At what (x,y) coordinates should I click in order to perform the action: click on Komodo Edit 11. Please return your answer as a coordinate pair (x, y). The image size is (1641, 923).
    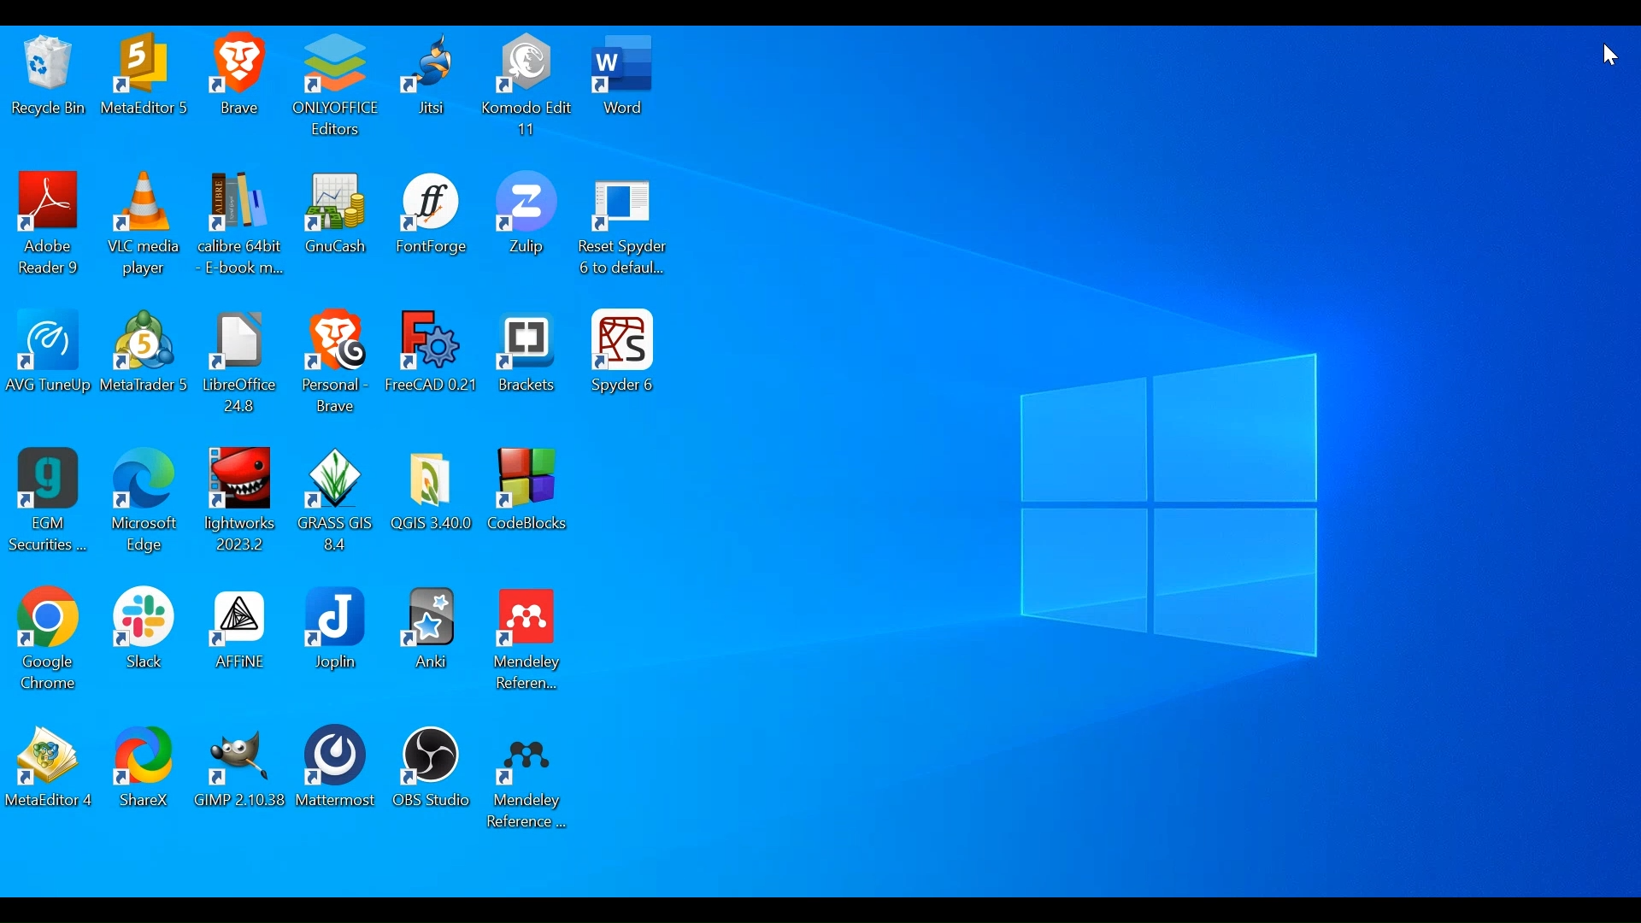
    Looking at the image, I should click on (526, 85).